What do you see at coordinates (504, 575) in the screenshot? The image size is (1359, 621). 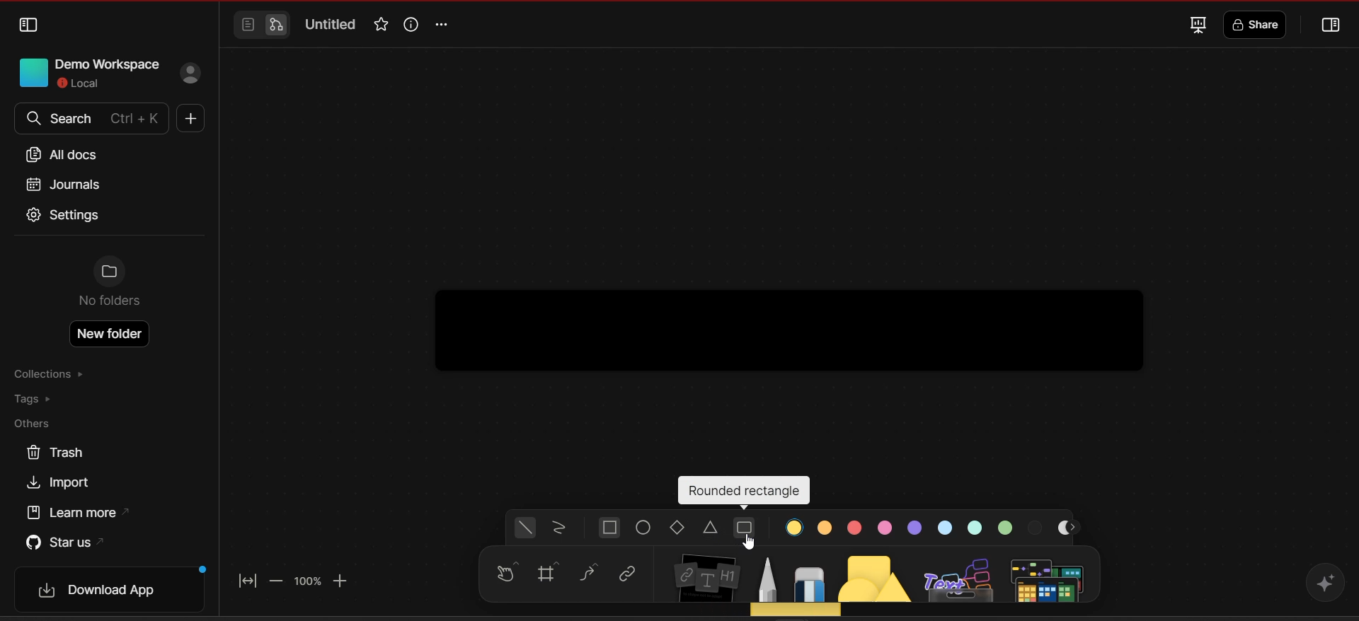 I see `hand` at bounding box center [504, 575].